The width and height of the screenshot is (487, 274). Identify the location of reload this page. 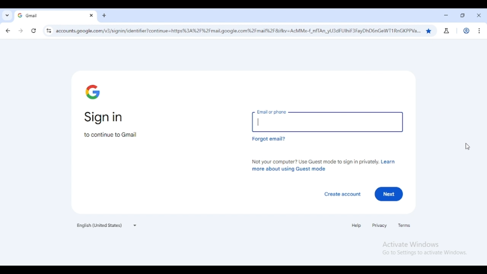
(34, 31).